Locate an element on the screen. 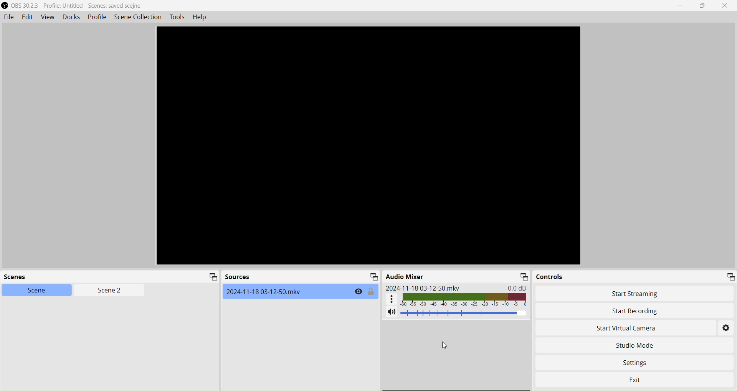 This screenshot has width=737, height=391. Start Virtual Camera is located at coordinates (615, 329).